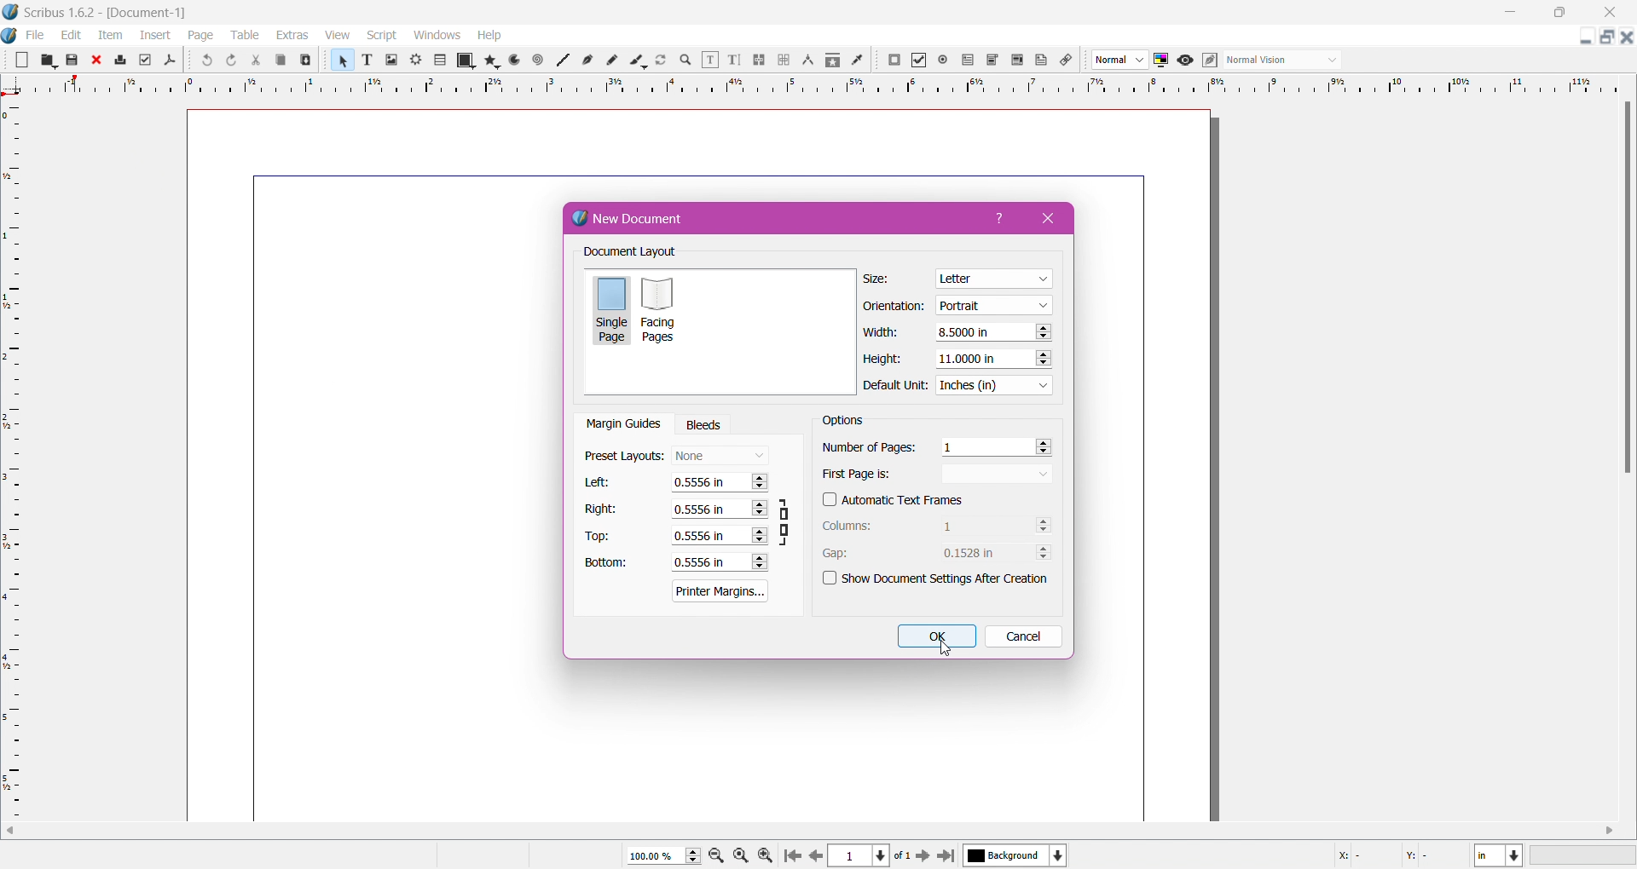 The height and width of the screenshot is (869, 1637). I want to click on in, so click(1503, 856).